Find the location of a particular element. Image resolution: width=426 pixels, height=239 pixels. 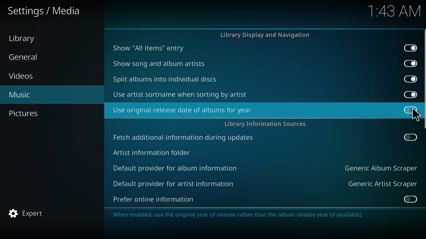

info is located at coordinates (258, 215).